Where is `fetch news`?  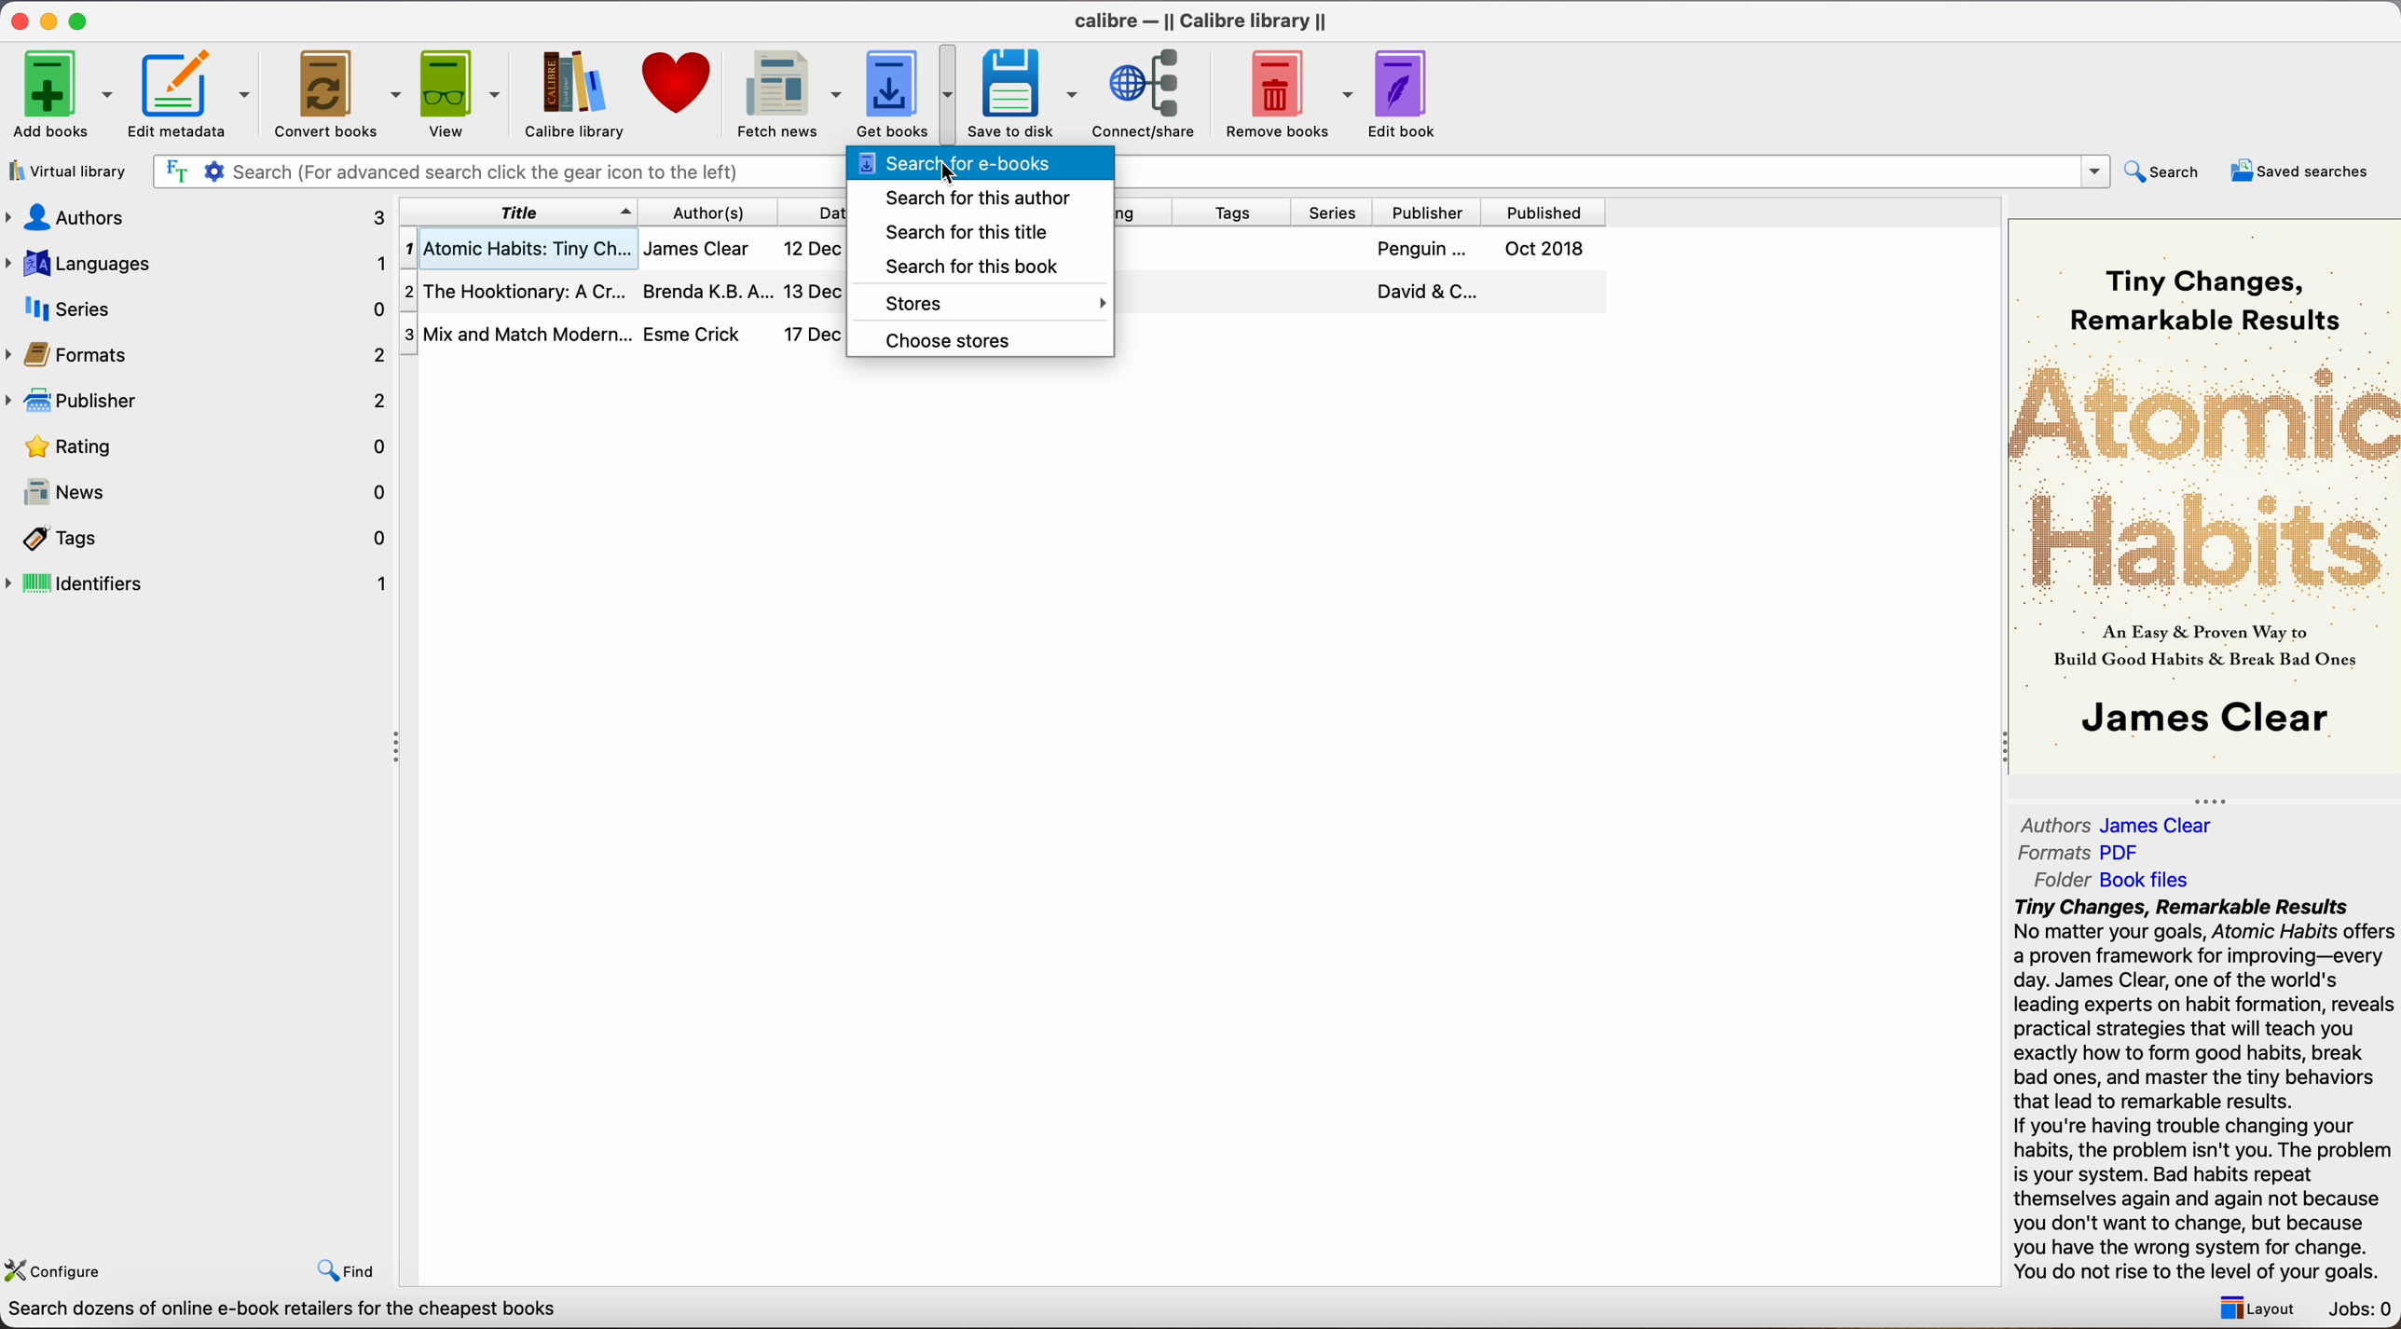 fetch news is located at coordinates (785, 95).